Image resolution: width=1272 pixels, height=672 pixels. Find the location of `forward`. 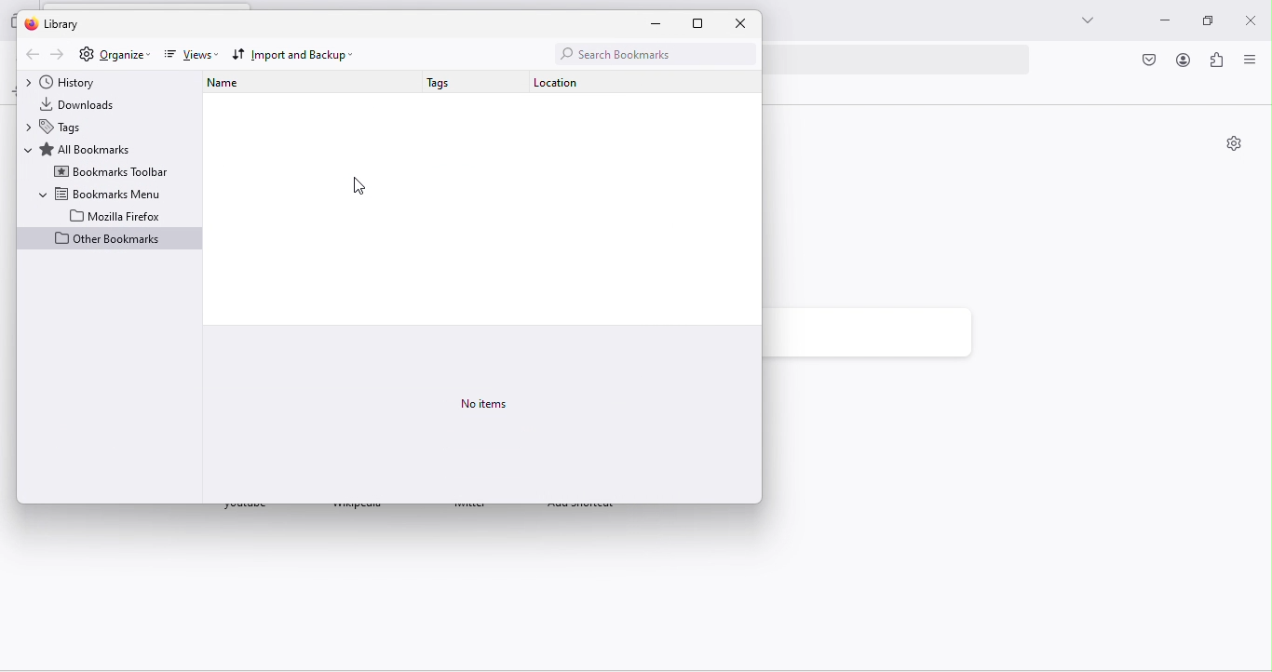

forward is located at coordinates (56, 55).